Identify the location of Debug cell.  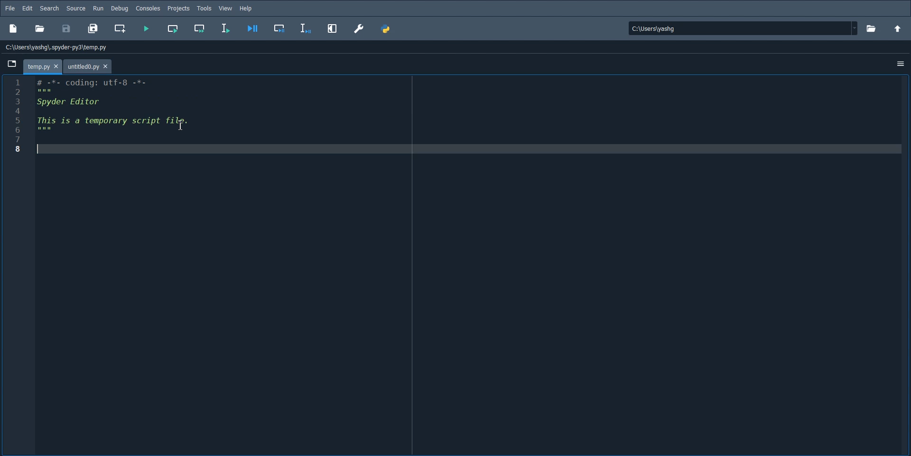
(279, 30).